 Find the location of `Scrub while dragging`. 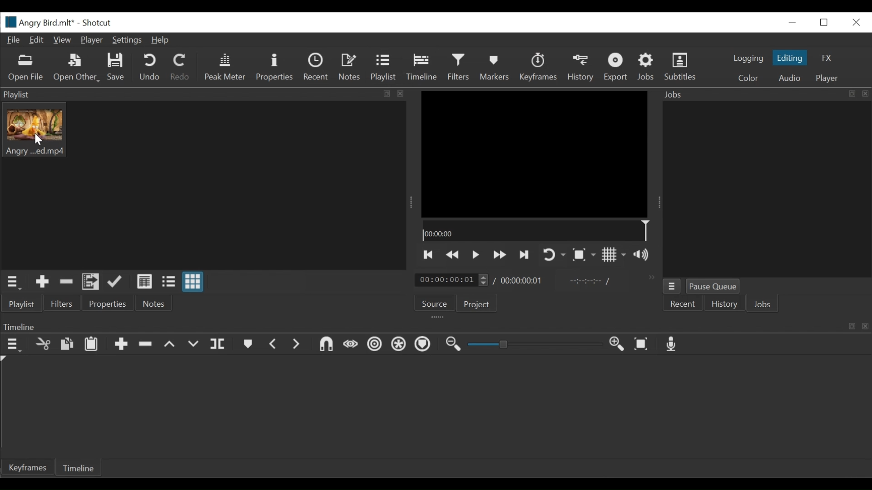

Scrub while dragging is located at coordinates (352, 344).